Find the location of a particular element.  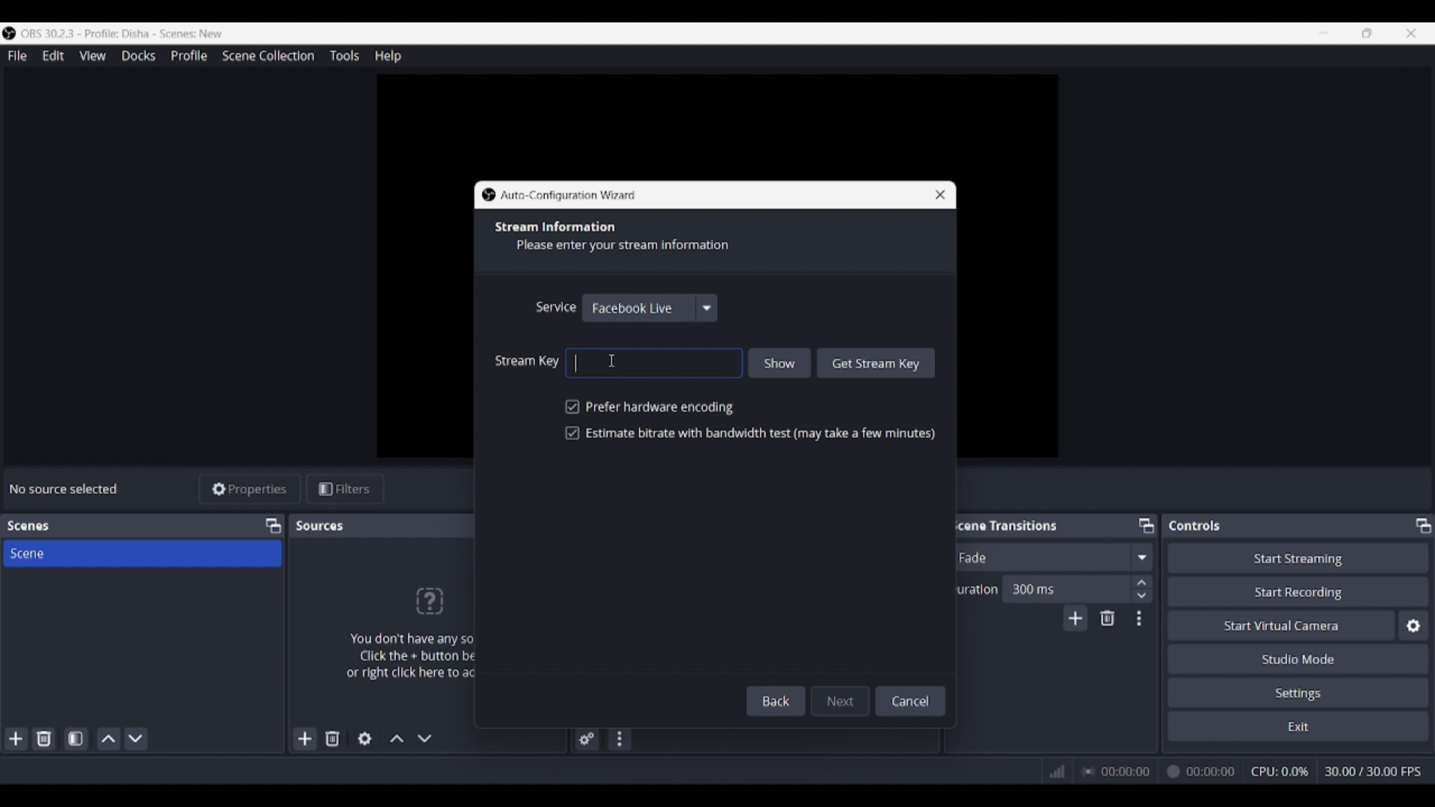

Add source is located at coordinates (306, 738).